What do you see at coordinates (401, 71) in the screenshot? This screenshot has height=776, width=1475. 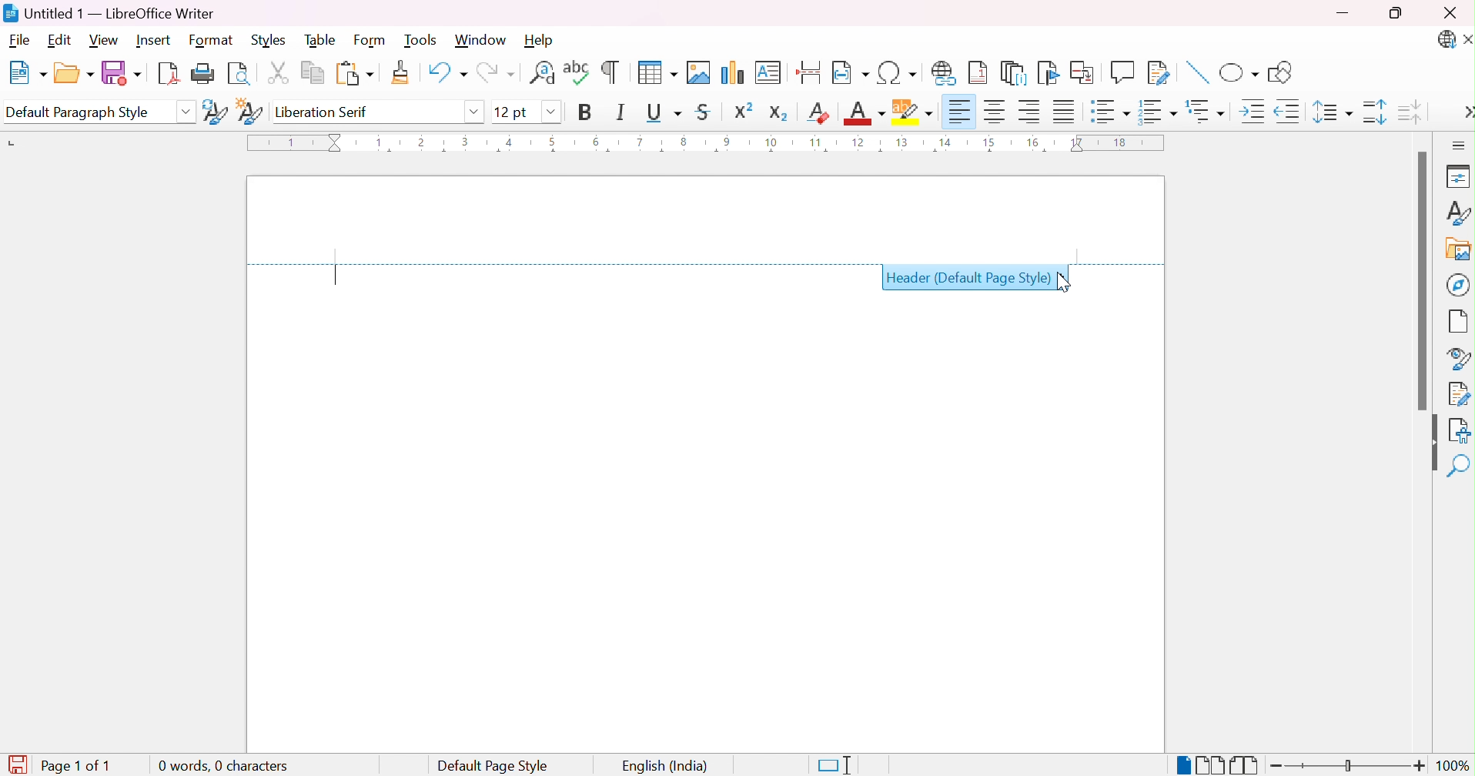 I see `Clone formatting` at bounding box center [401, 71].